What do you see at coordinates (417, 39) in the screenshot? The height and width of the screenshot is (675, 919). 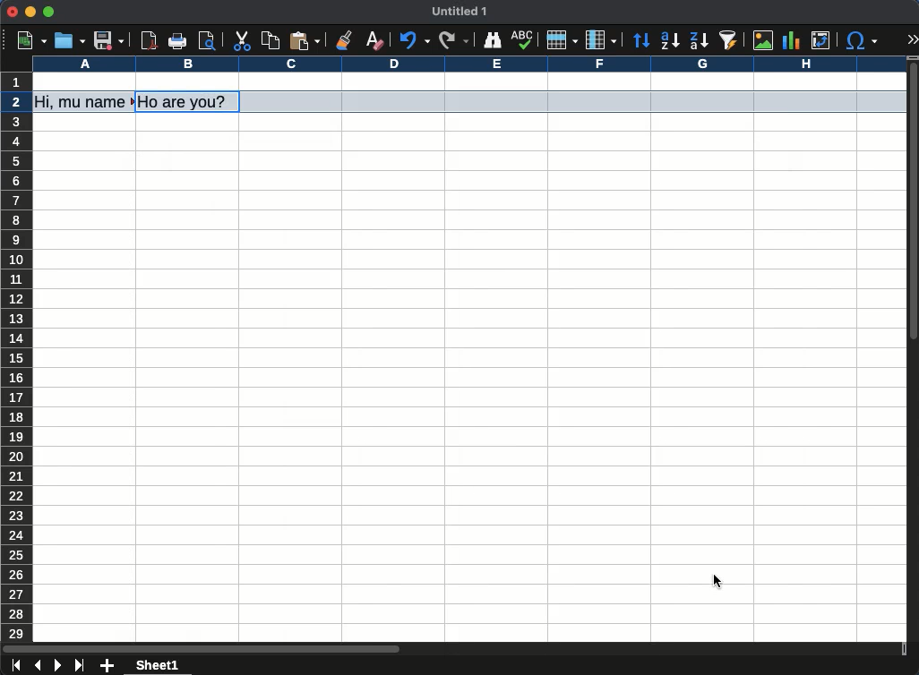 I see `undo` at bounding box center [417, 39].